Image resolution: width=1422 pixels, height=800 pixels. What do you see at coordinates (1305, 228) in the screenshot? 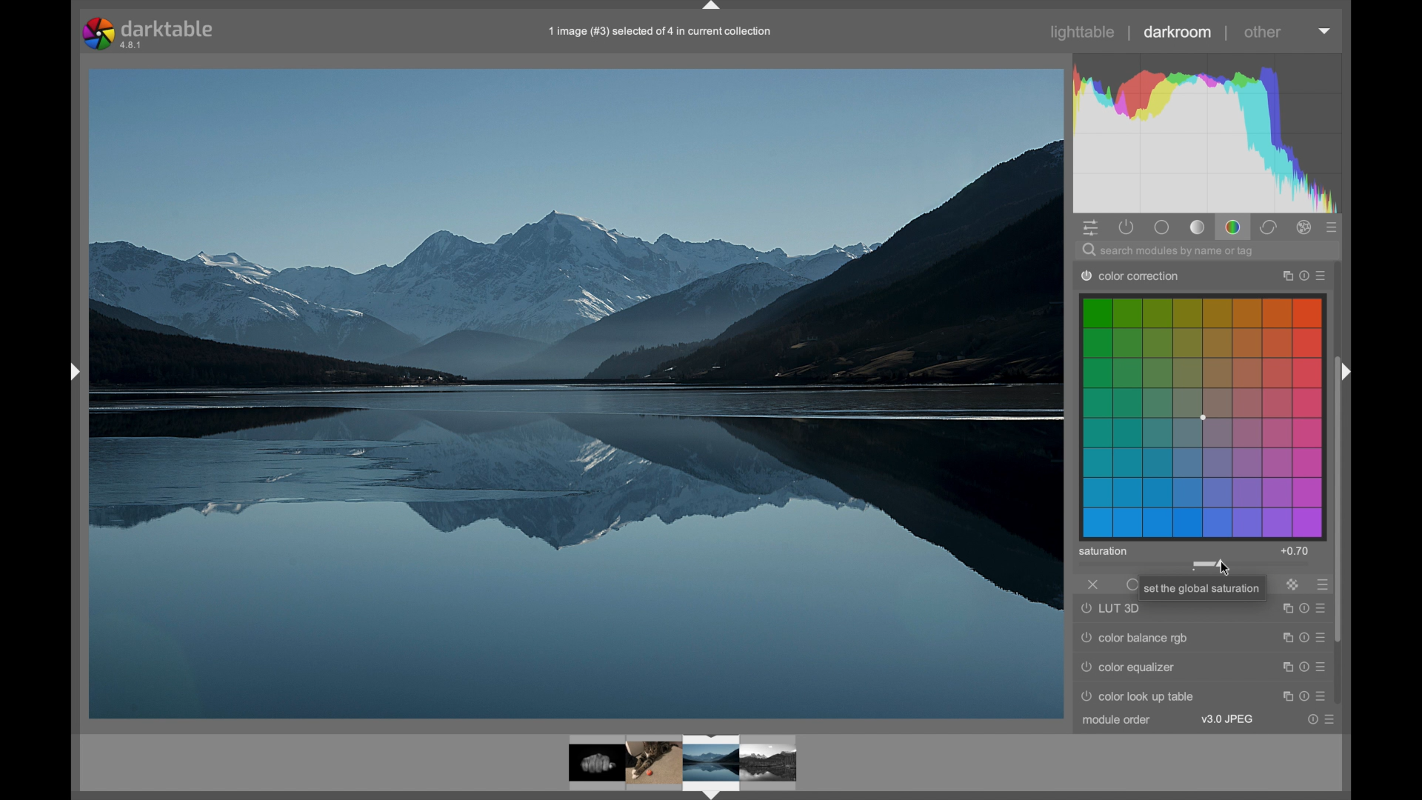
I see `effects` at bounding box center [1305, 228].